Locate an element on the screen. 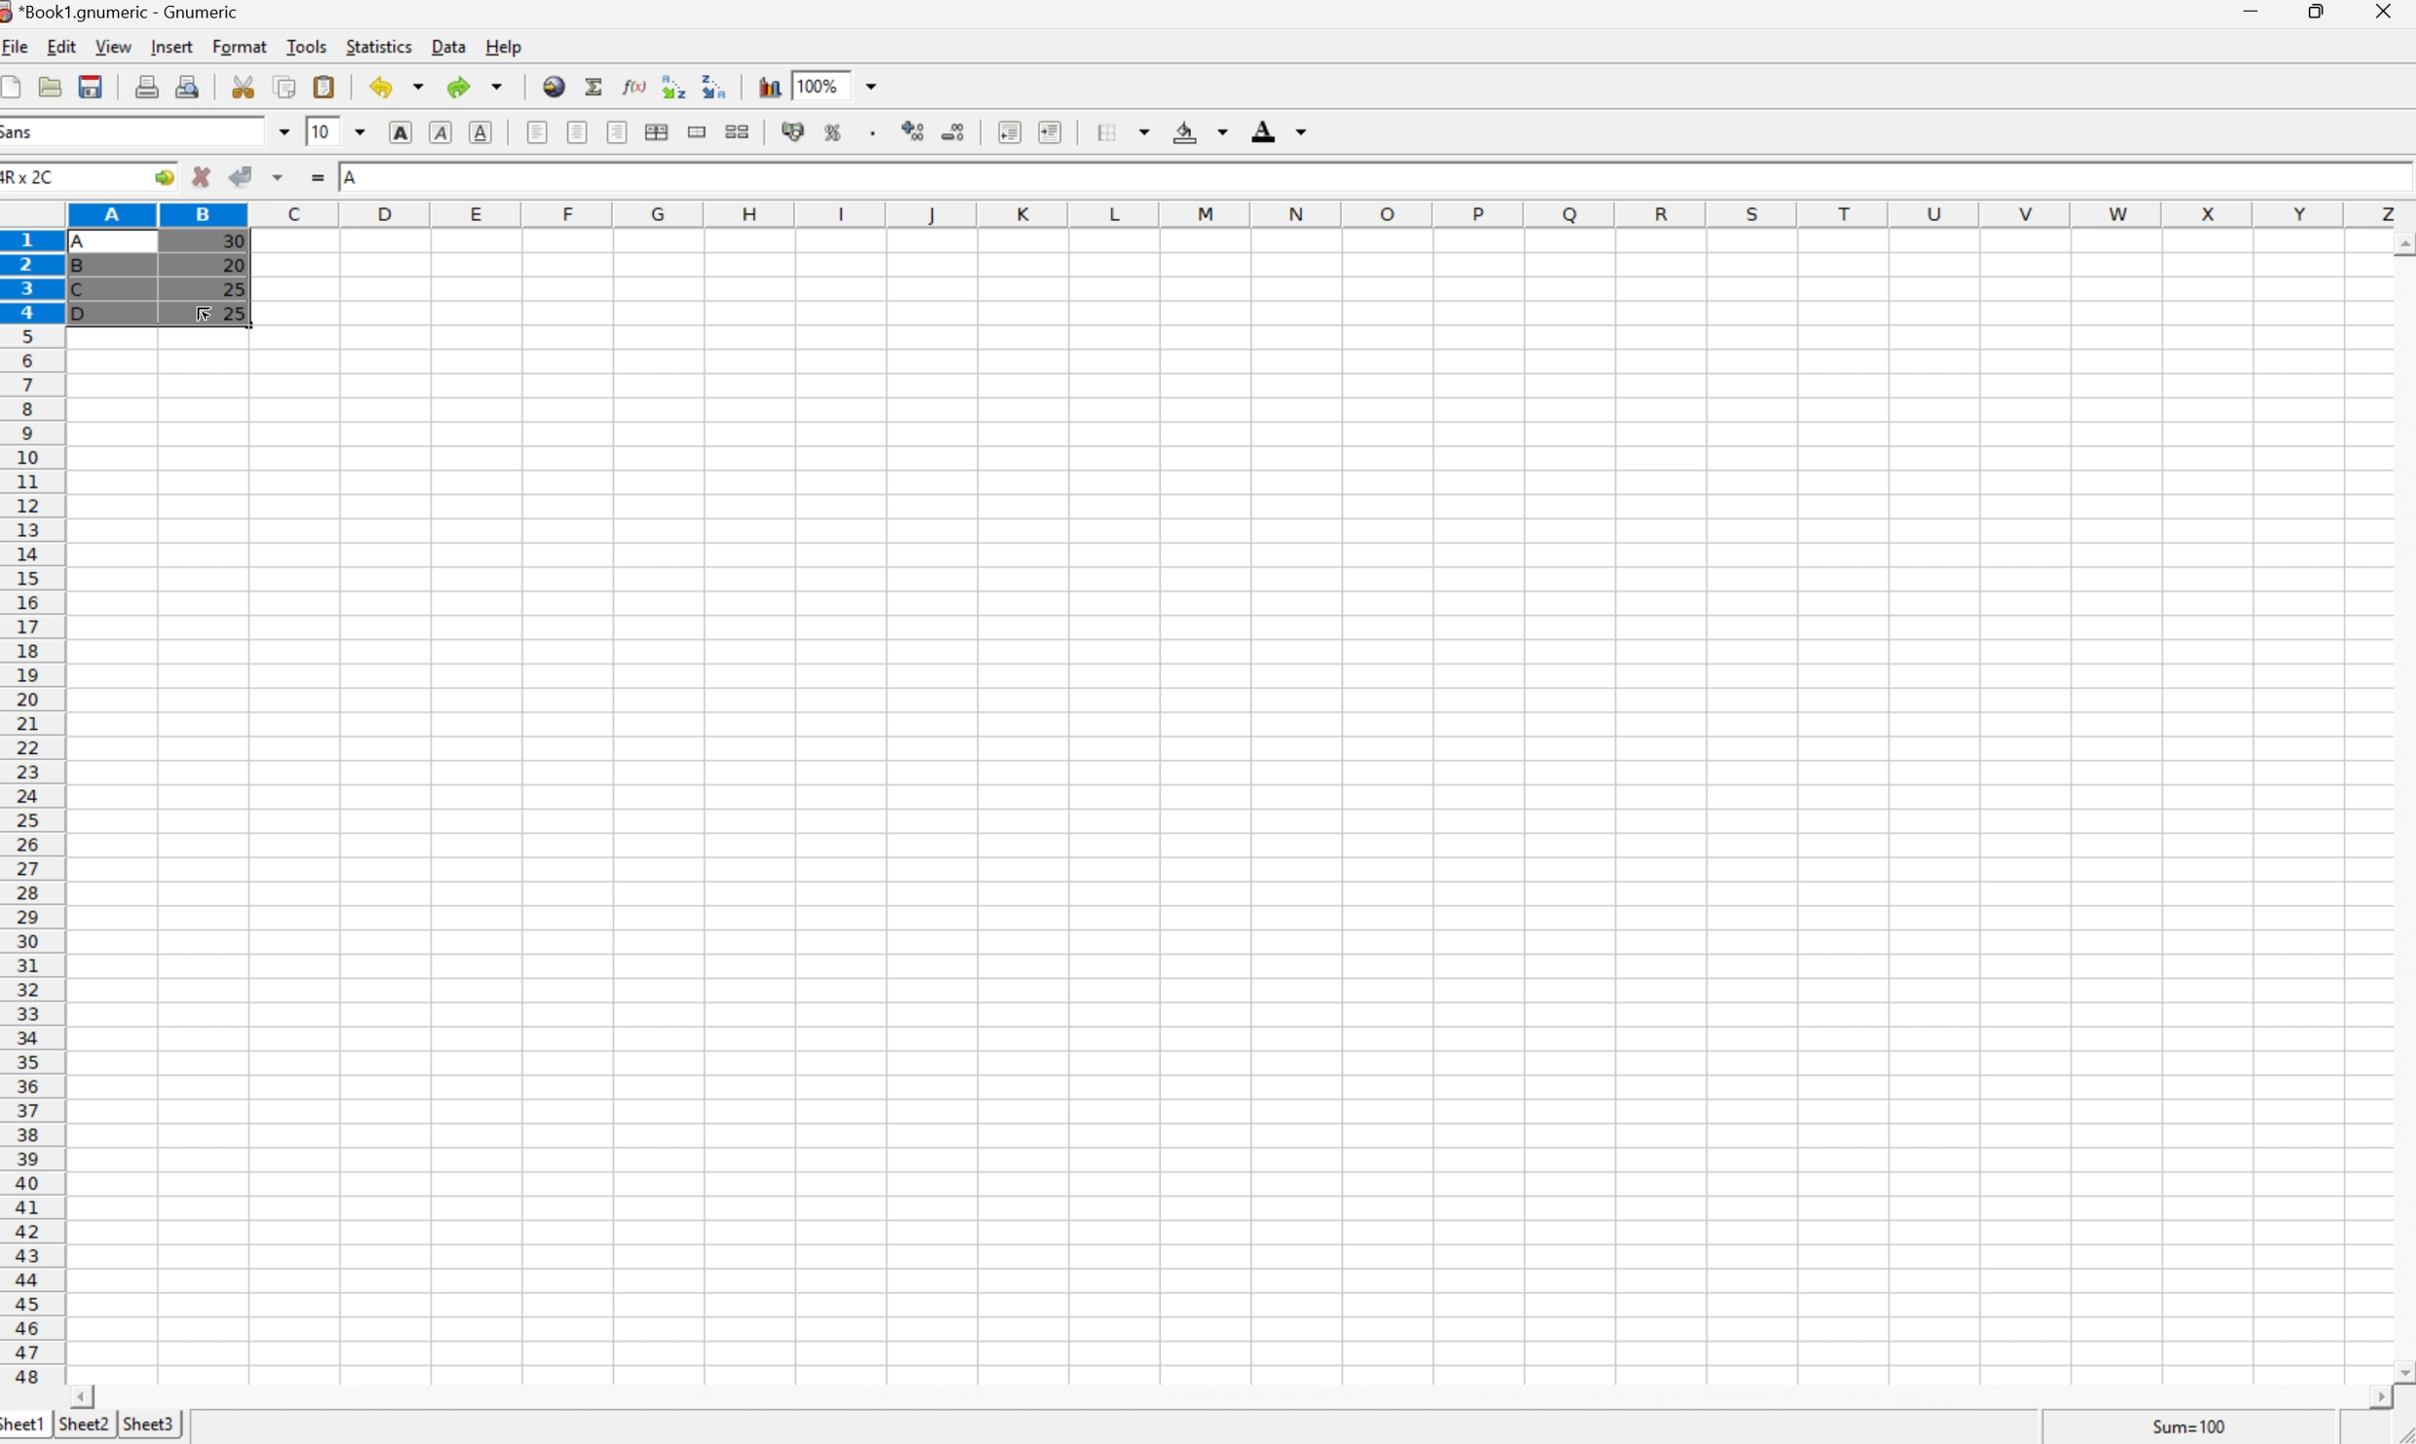 Image resolution: width=2416 pixels, height=1444 pixels. Increase indent, and align the contents to the left is located at coordinates (1056, 132).